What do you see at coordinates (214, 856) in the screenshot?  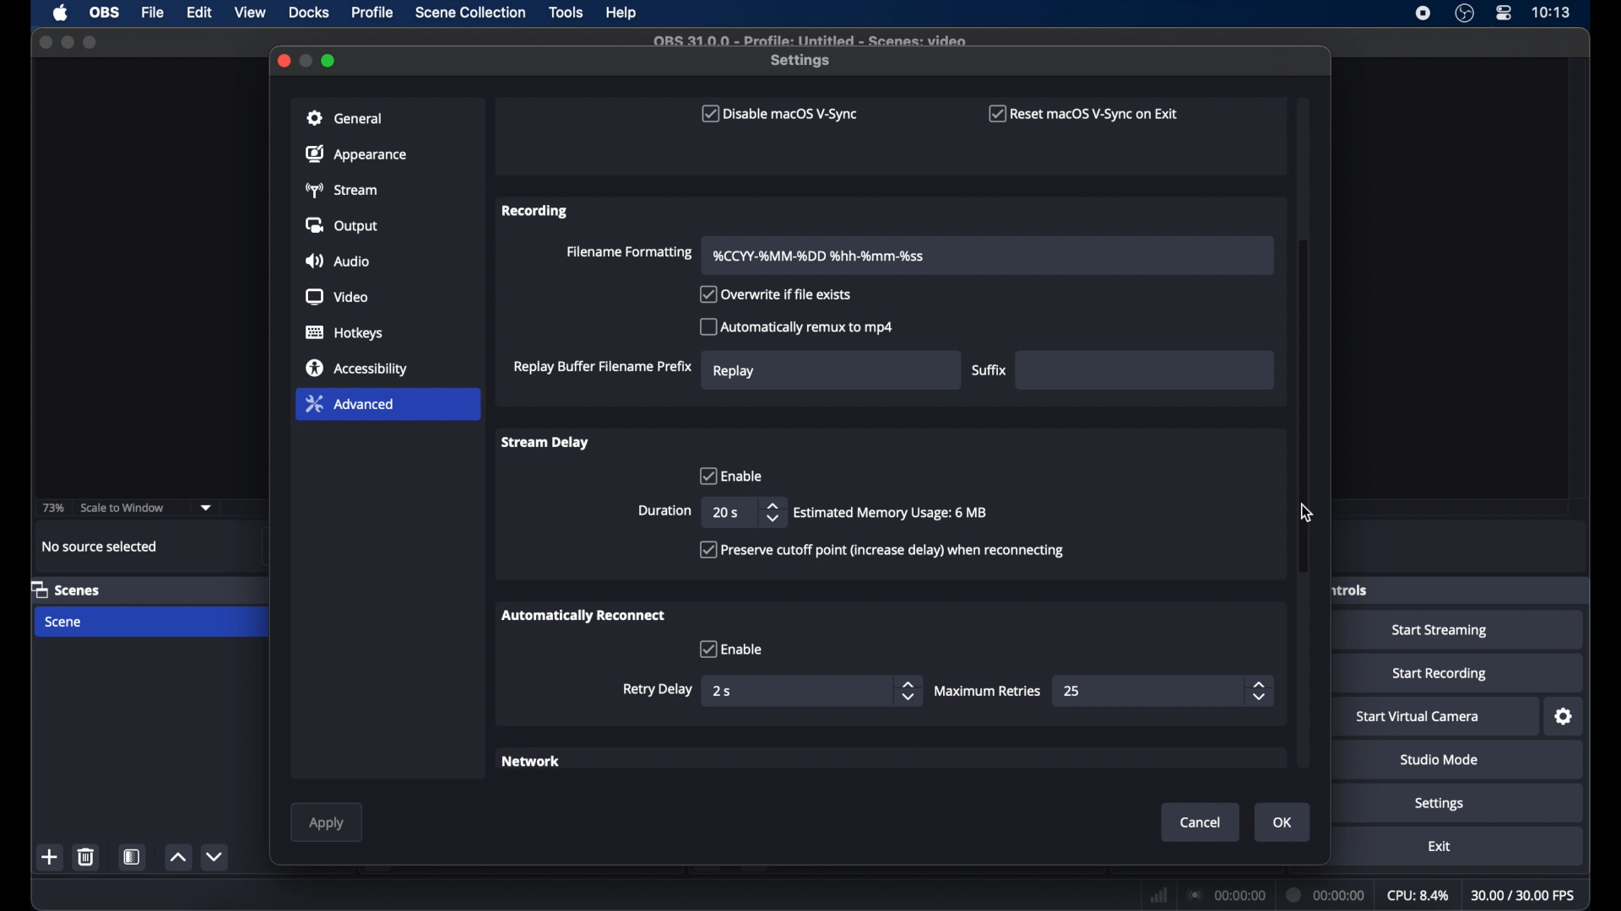 I see `decrement` at bounding box center [214, 856].